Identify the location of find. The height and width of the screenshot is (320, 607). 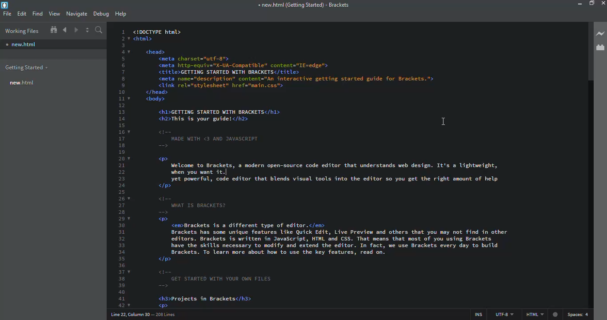
(37, 13).